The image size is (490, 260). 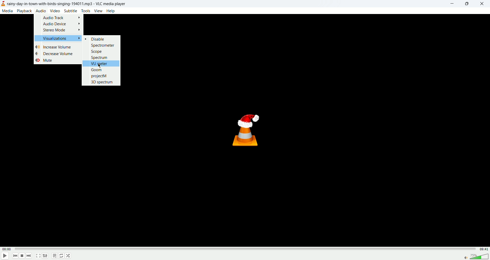 What do you see at coordinates (63, 30) in the screenshot?
I see `stereo mode` at bounding box center [63, 30].